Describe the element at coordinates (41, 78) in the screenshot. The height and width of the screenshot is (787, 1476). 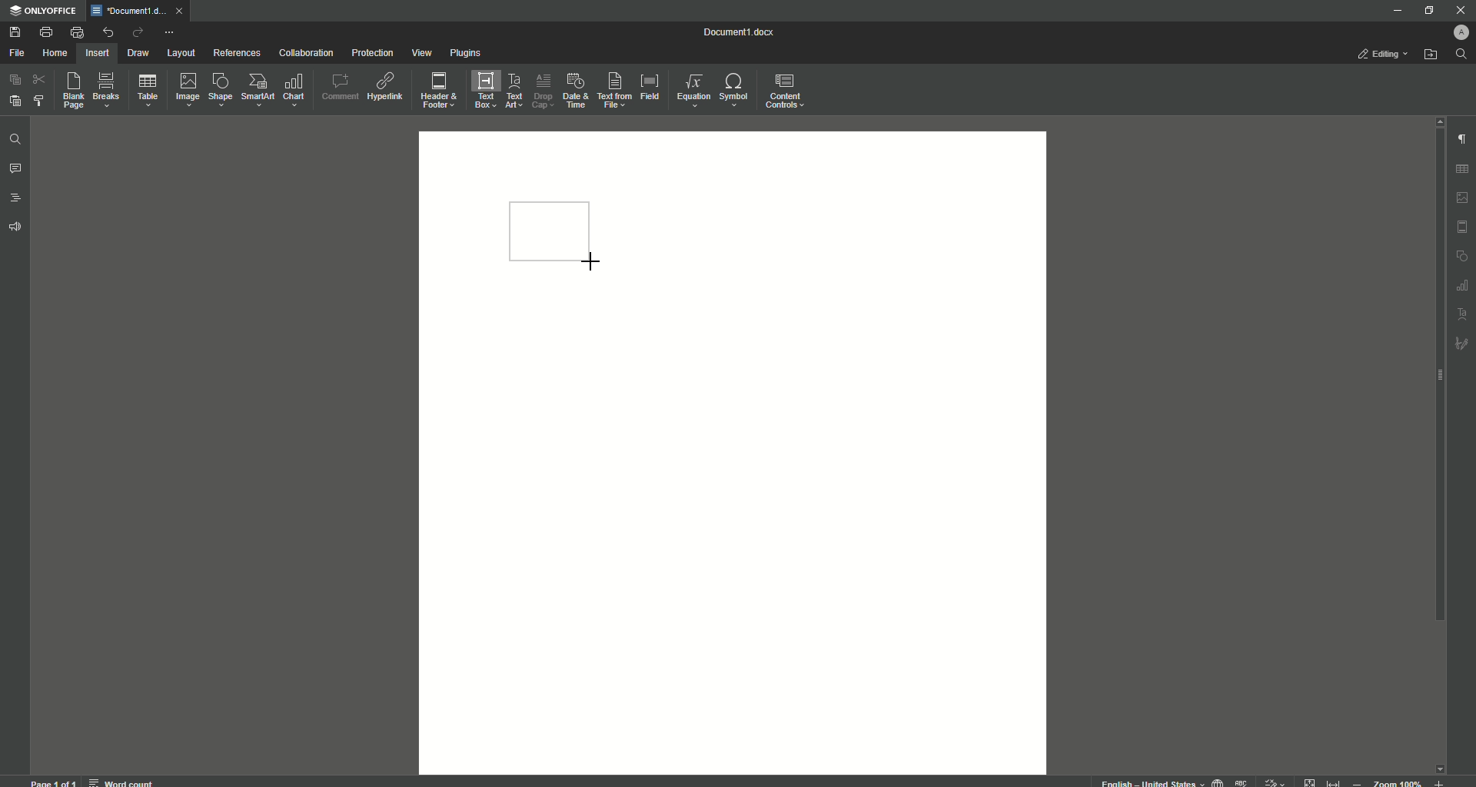
I see `Cut` at that location.